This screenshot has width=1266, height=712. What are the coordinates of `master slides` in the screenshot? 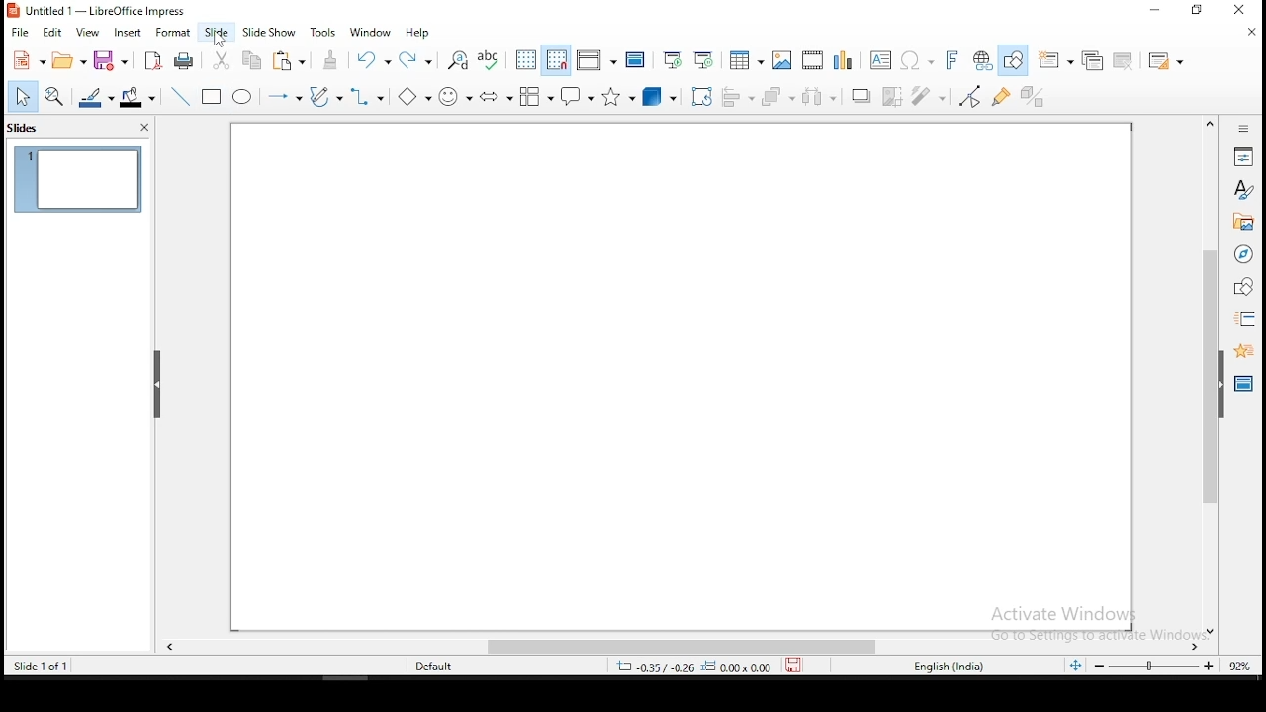 It's located at (1243, 384).